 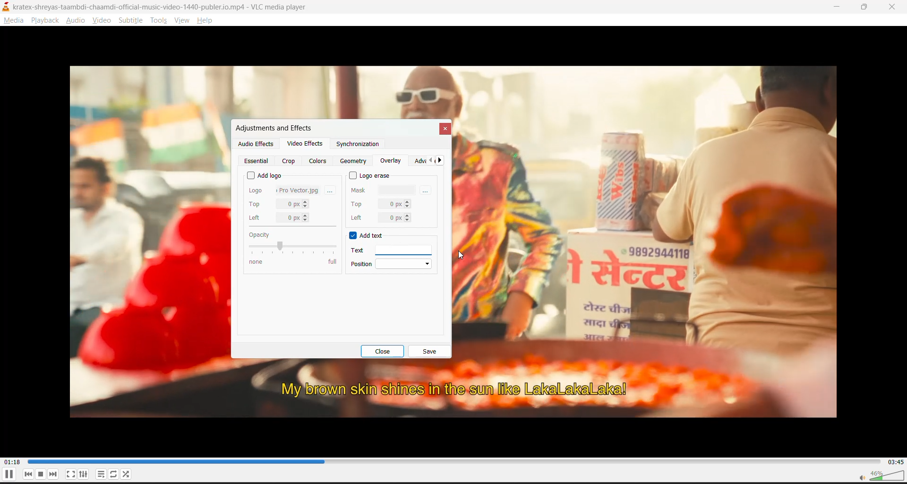 What do you see at coordinates (305, 145) in the screenshot?
I see `video effects` at bounding box center [305, 145].